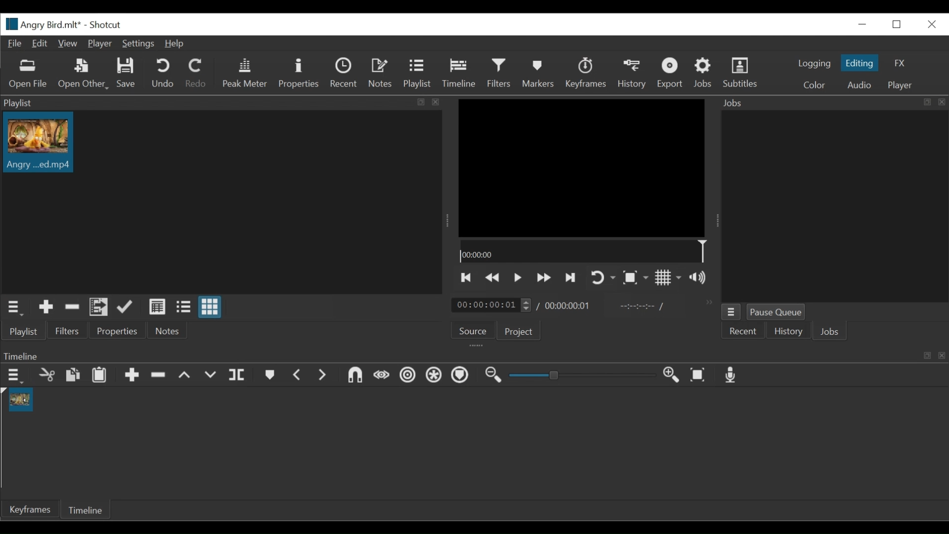 The image size is (949, 534). Describe the element at coordinates (492, 304) in the screenshot. I see `Current Duration` at that location.